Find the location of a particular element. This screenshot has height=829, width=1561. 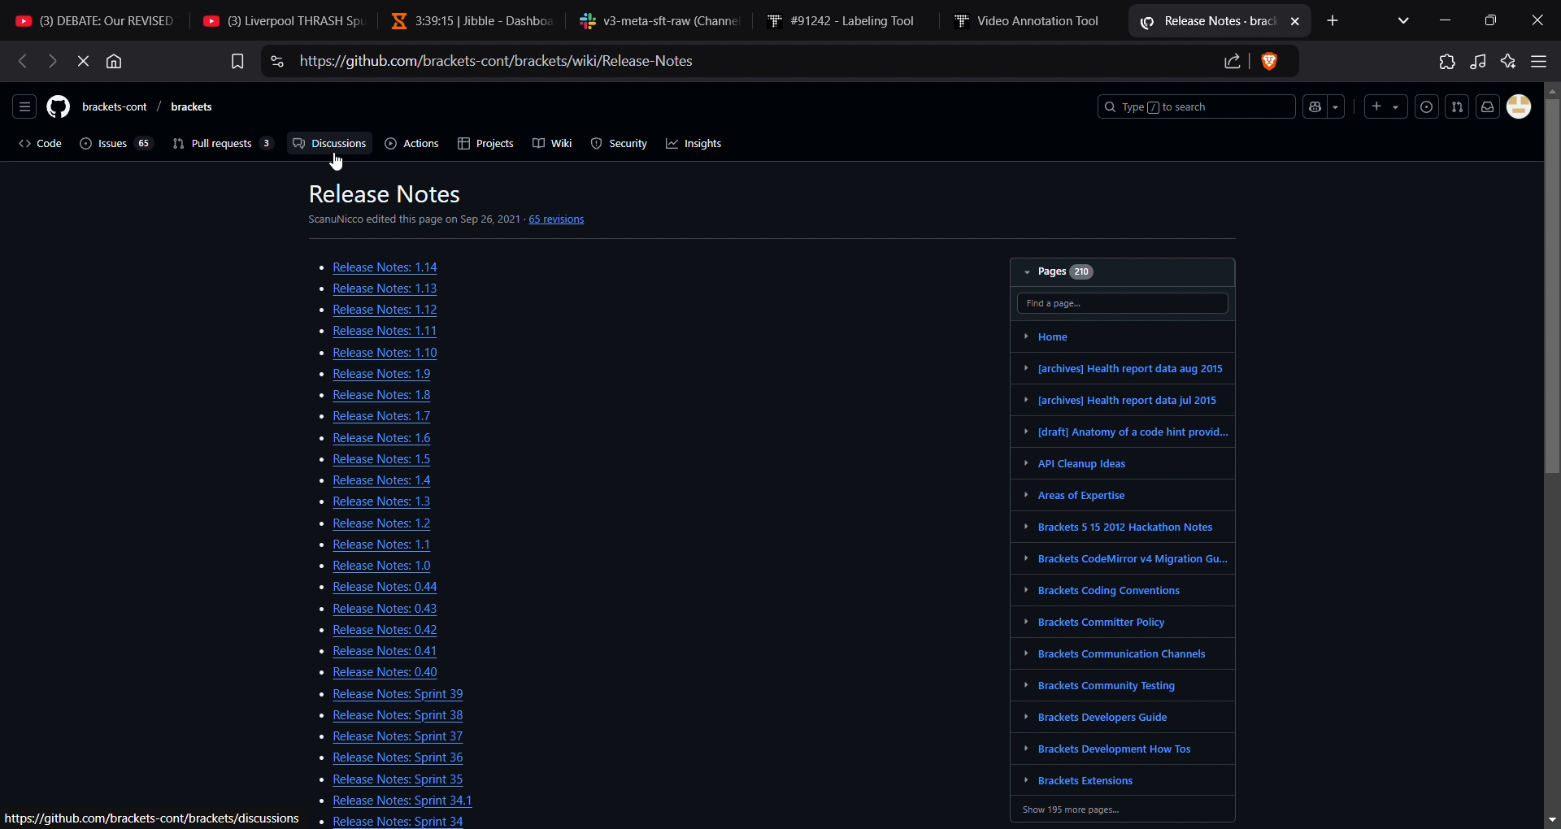

o Release Notes: 0.40 is located at coordinates (367, 671).